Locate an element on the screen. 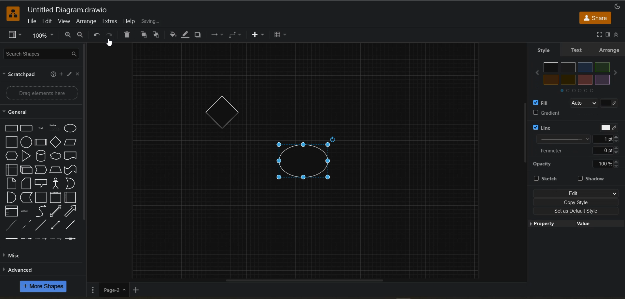 The width and height of the screenshot is (625, 299). ellipse is located at coordinates (71, 129).